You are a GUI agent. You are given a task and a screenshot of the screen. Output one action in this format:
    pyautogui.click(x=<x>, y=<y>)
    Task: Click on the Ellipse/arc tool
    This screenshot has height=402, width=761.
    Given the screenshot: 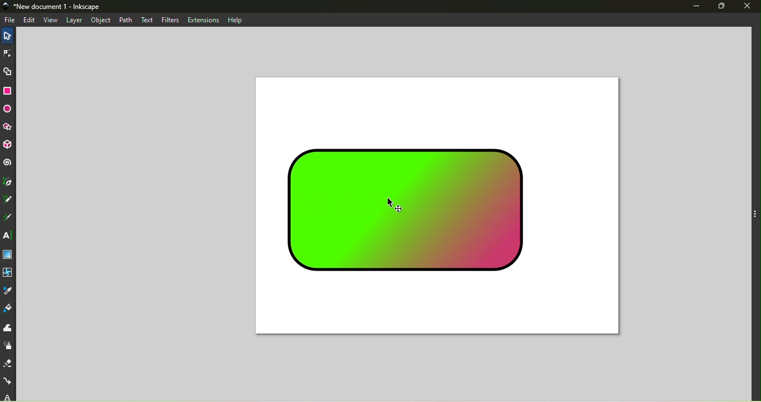 What is the action you would take?
    pyautogui.click(x=9, y=110)
    